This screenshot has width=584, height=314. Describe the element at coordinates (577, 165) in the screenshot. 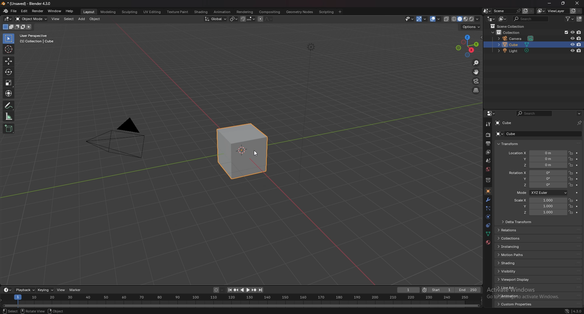

I see `animate property` at that location.